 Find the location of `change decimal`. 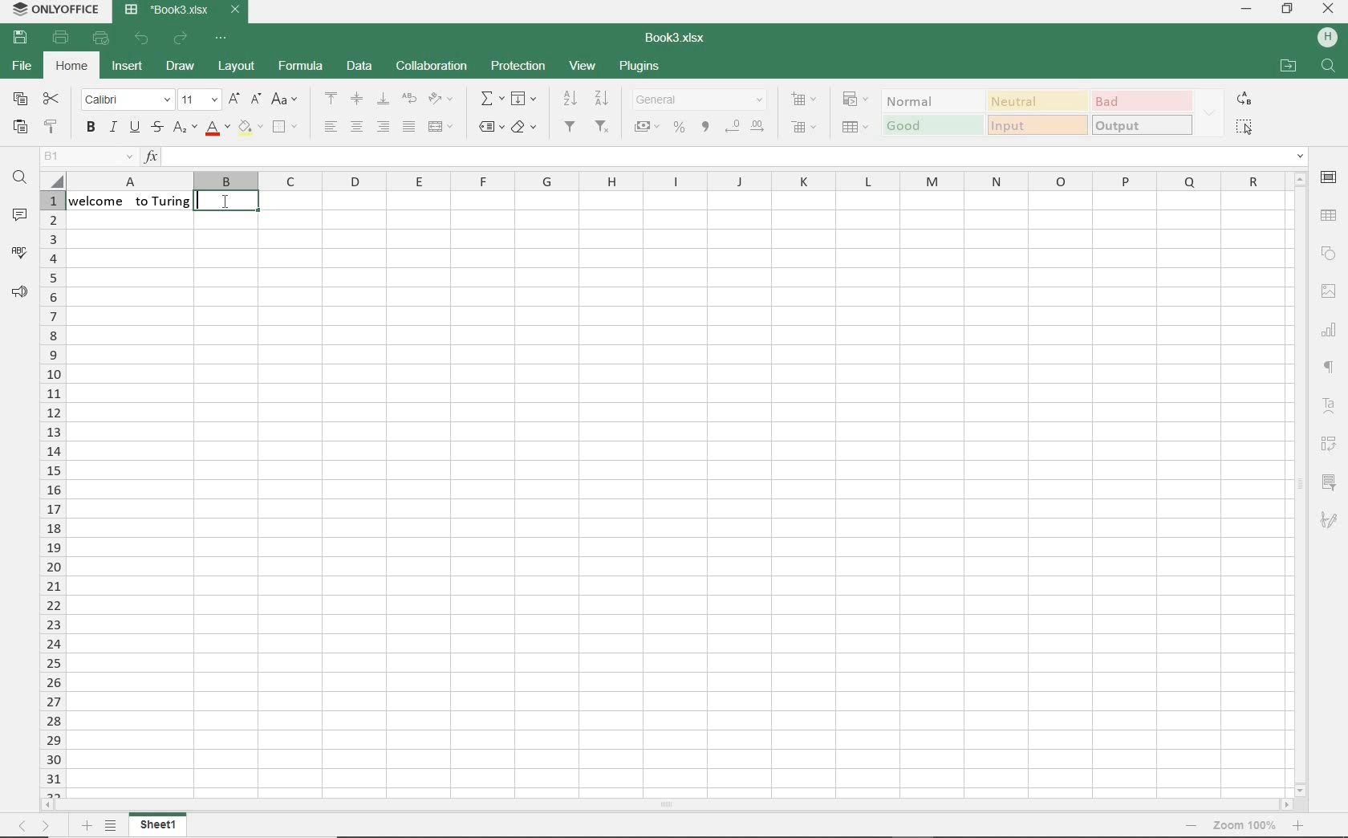

change decimal is located at coordinates (745, 126).